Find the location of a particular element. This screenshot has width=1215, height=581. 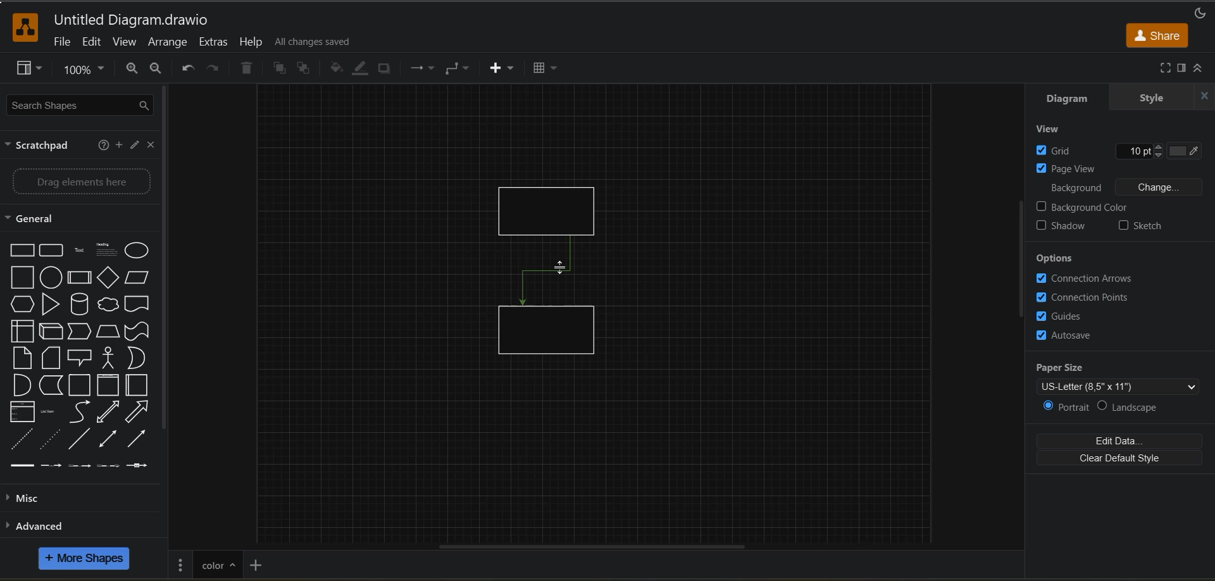

Horizontal Container is located at coordinates (139, 386).